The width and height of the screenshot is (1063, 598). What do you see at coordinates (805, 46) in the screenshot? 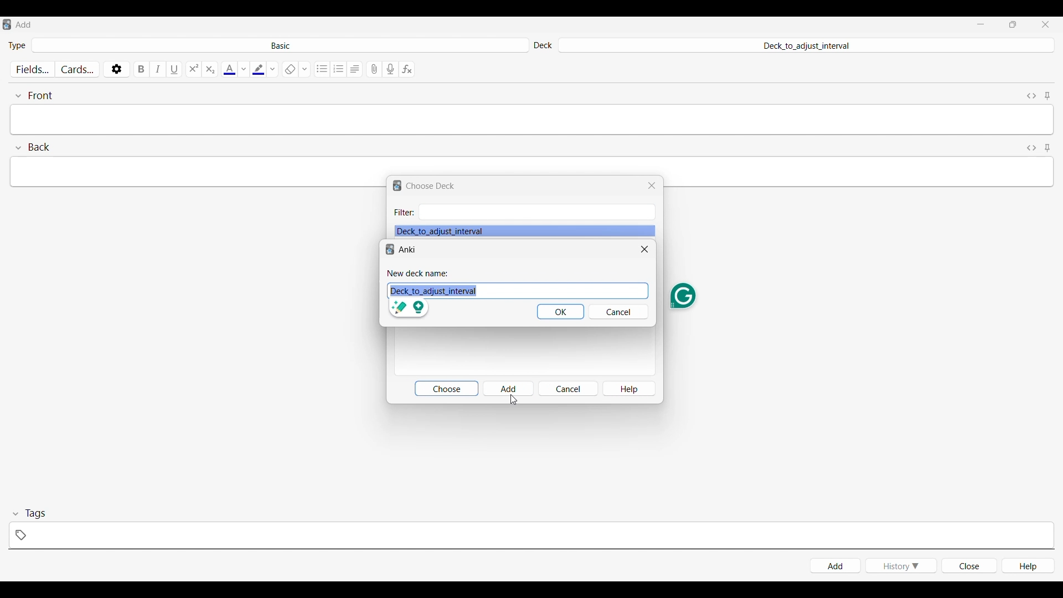
I see `Click to select deck` at bounding box center [805, 46].